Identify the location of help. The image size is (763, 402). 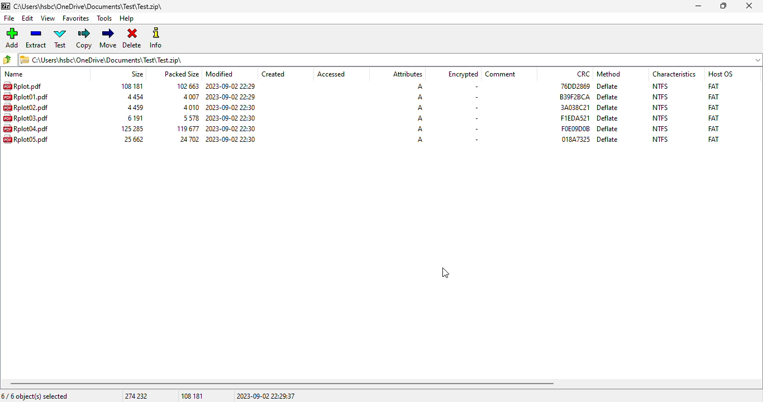
(127, 19).